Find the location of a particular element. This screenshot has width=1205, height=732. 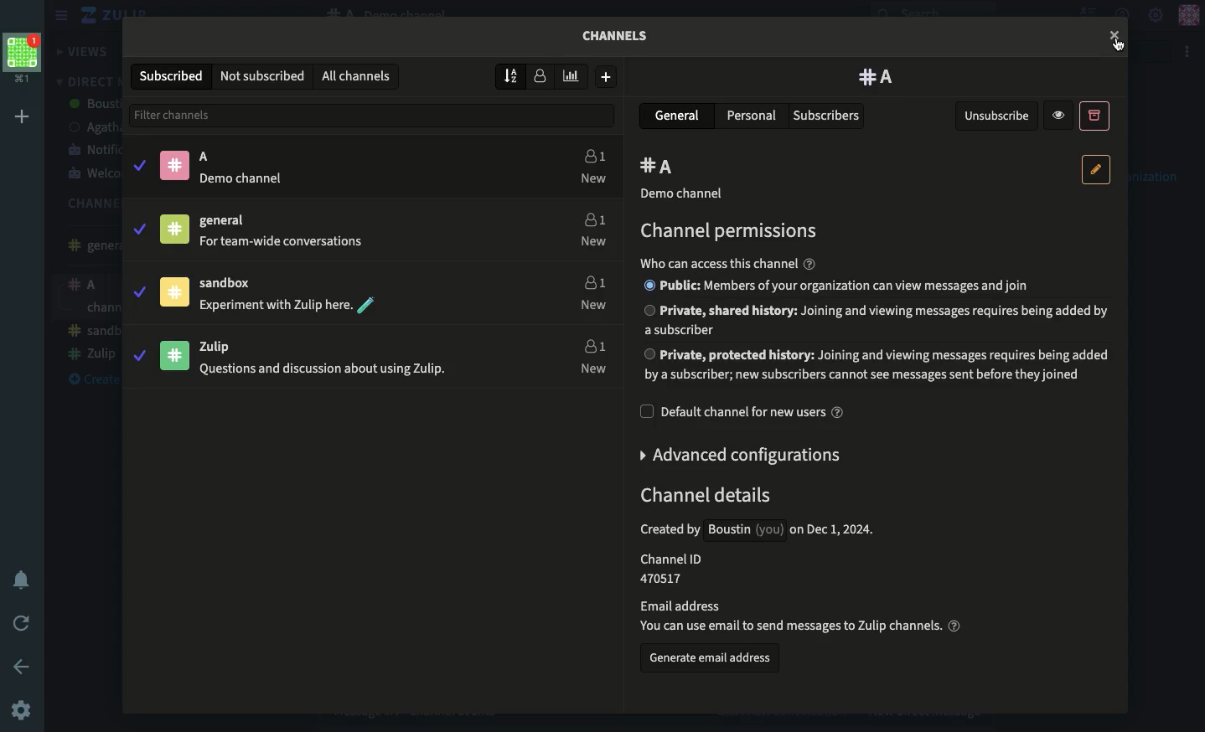

Generate email address is located at coordinates (711, 661).